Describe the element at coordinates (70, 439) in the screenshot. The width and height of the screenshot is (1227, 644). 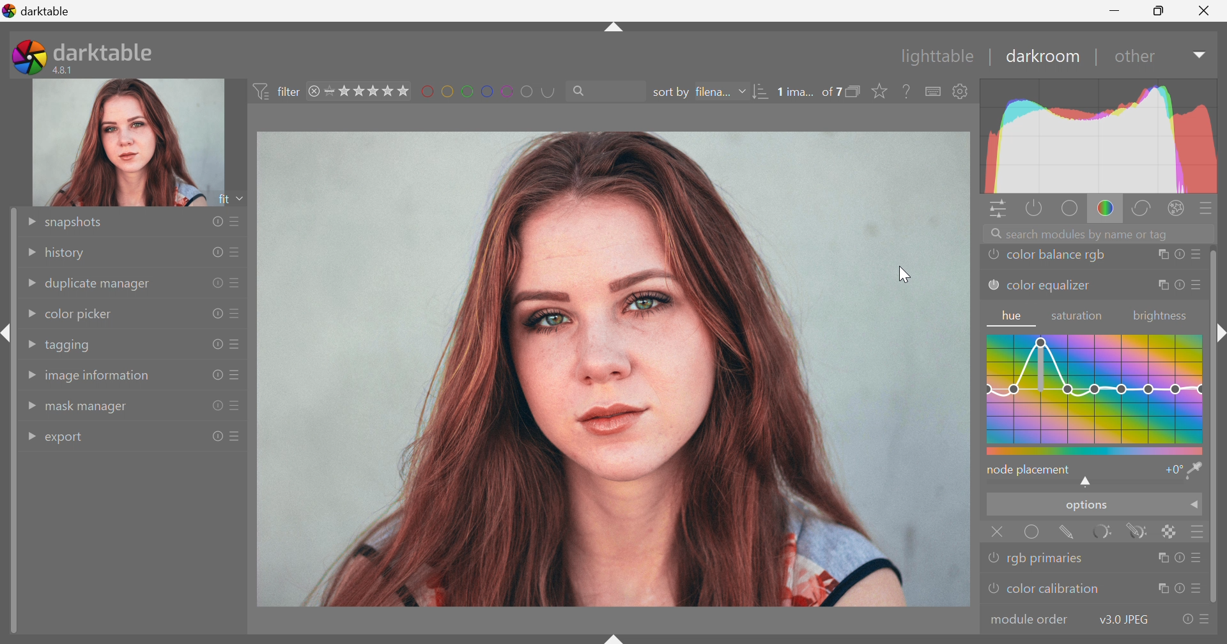
I see `export` at that location.